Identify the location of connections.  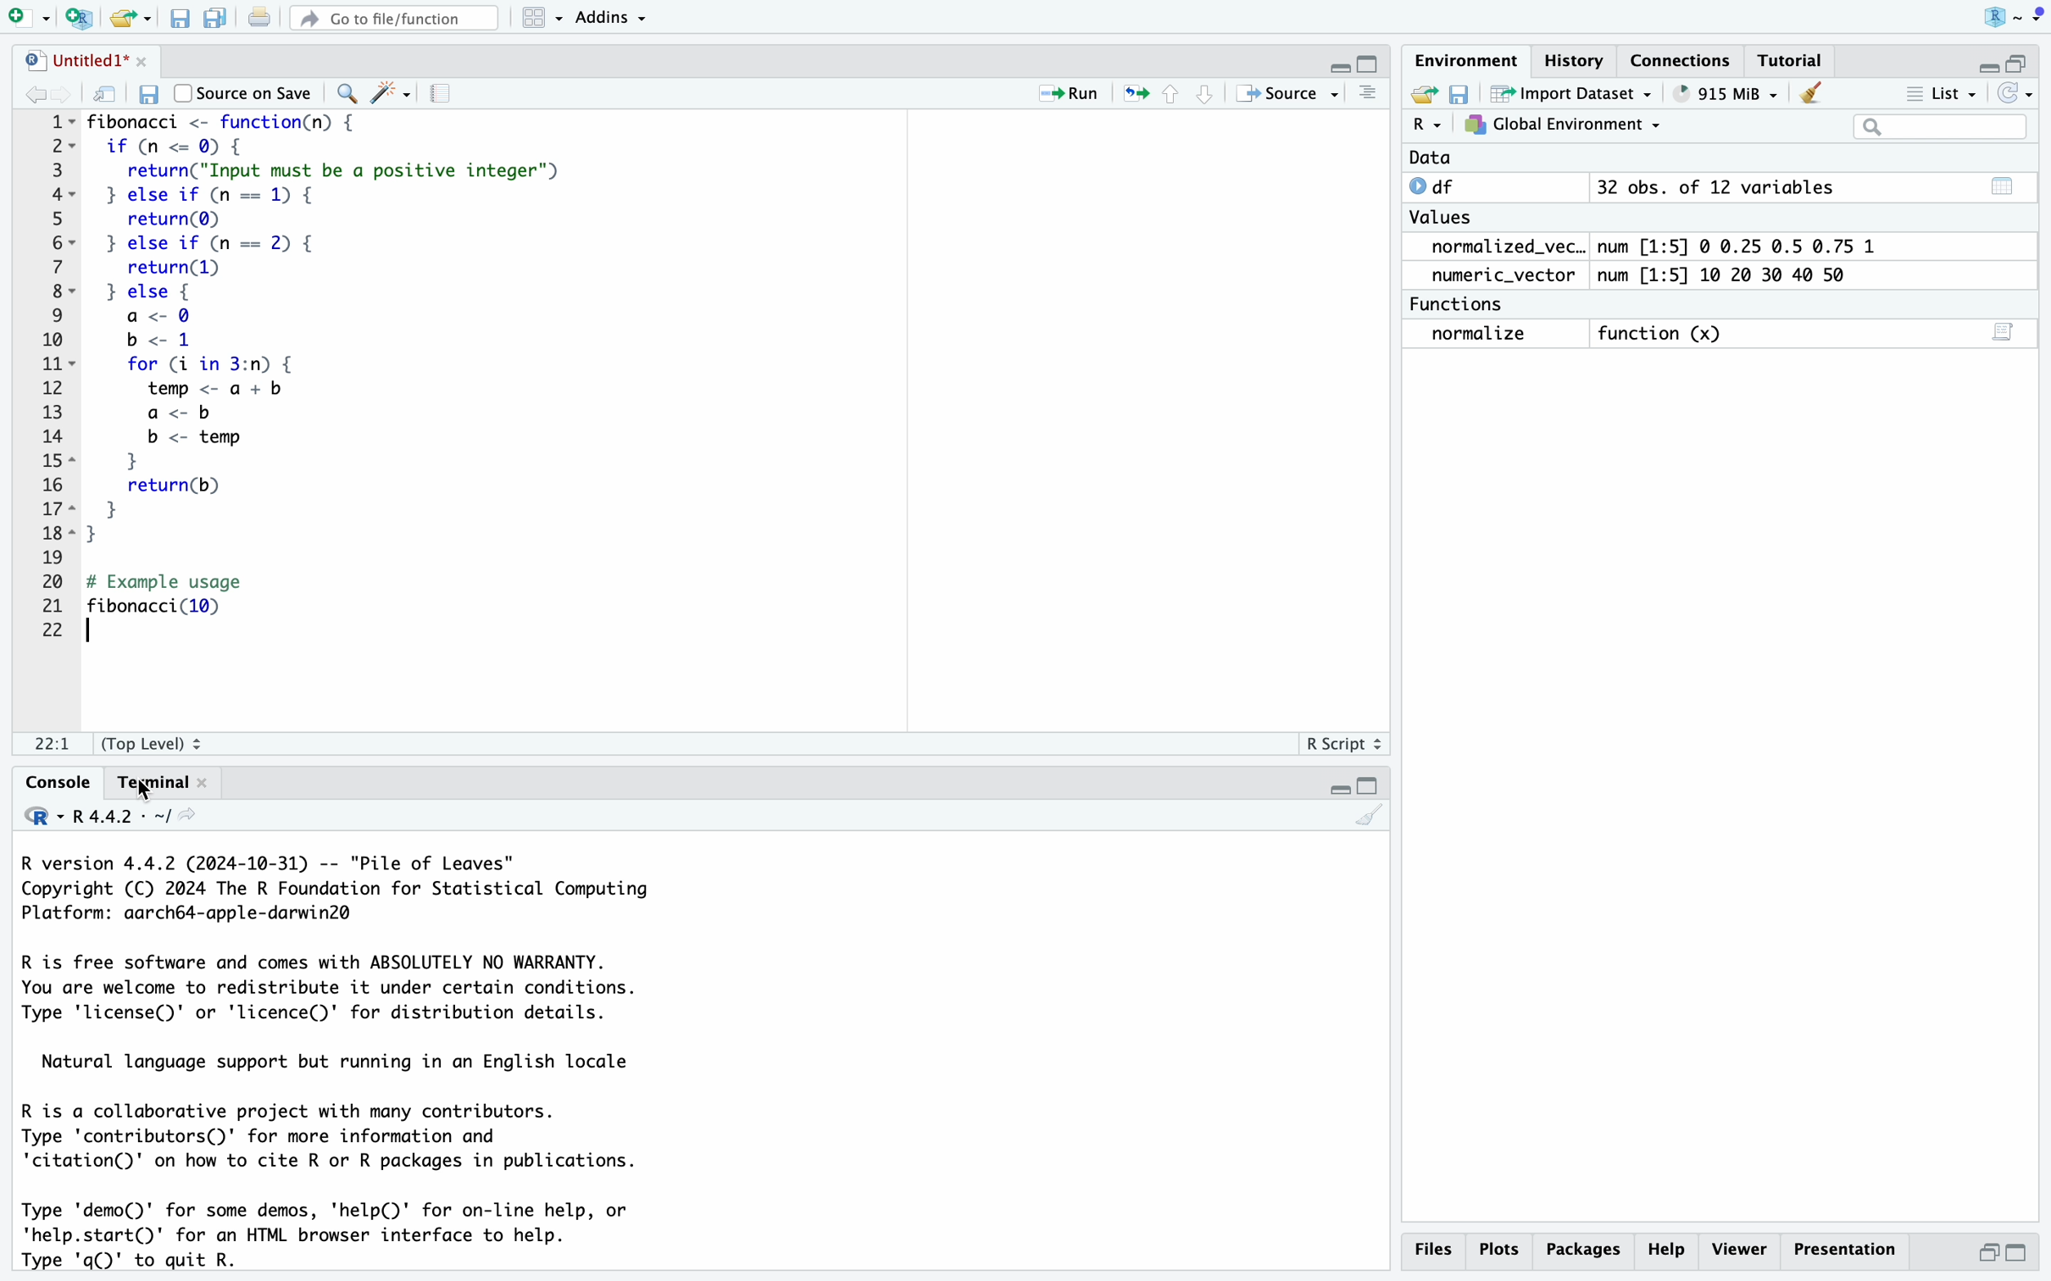
(1682, 54).